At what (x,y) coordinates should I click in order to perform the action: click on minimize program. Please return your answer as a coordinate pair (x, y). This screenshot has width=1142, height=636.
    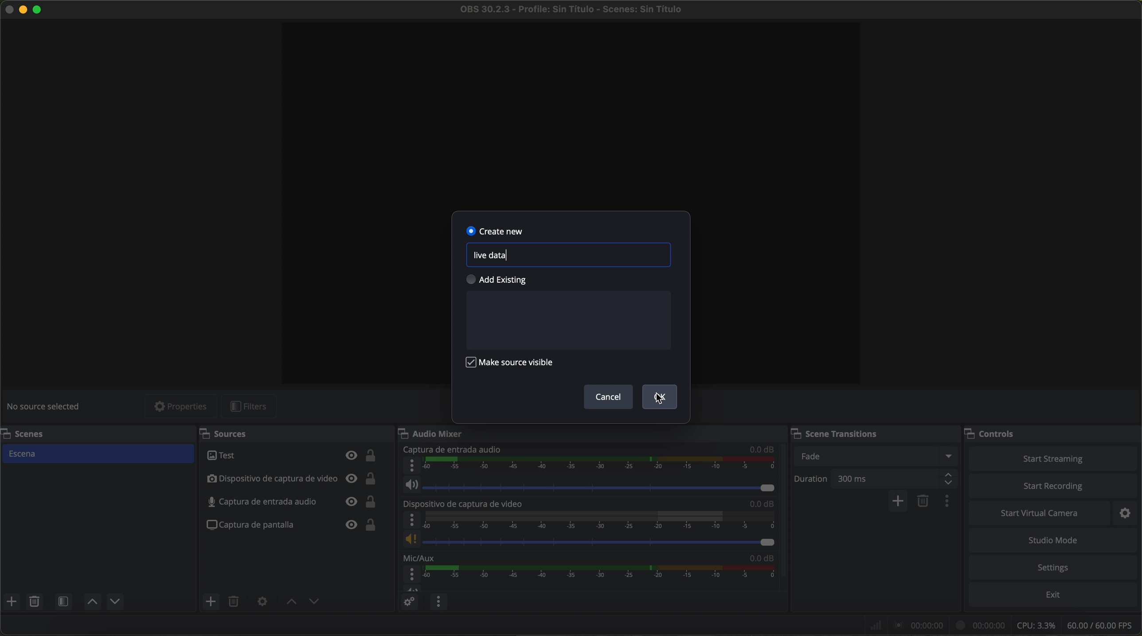
    Looking at the image, I should click on (23, 11).